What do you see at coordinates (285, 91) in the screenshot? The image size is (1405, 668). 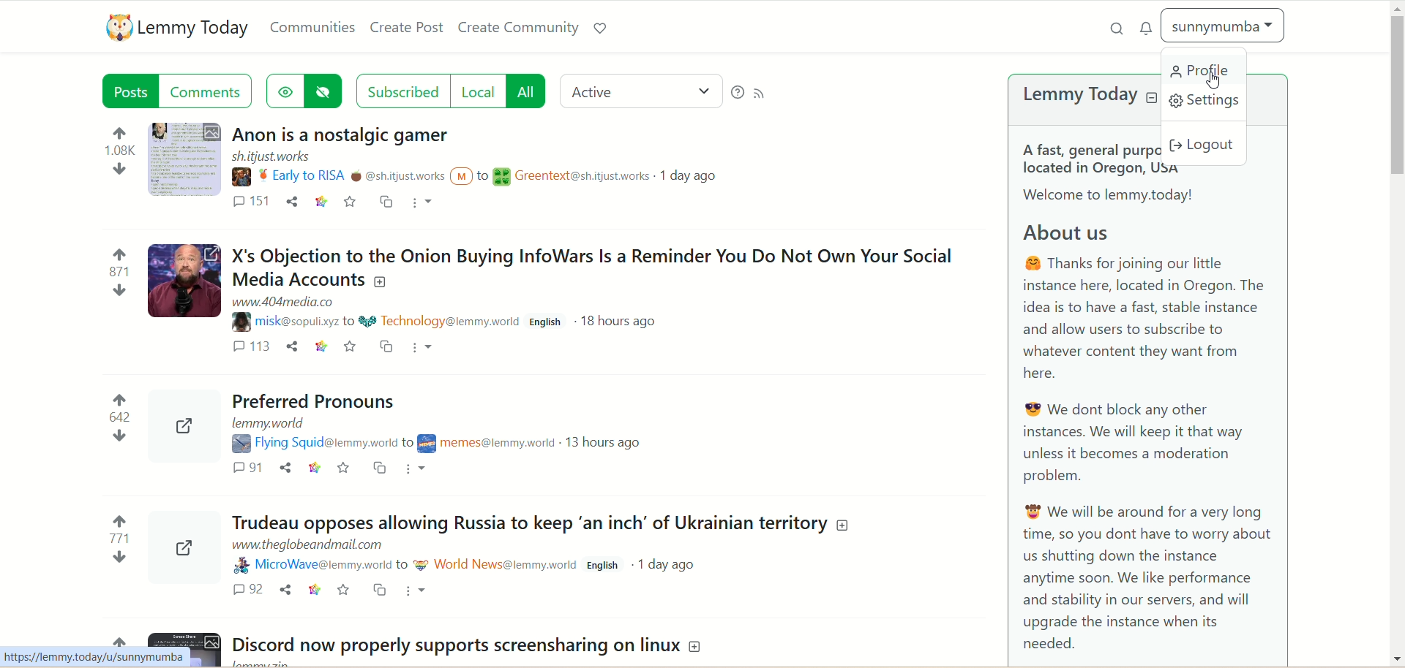 I see `show hidden post` at bounding box center [285, 91].